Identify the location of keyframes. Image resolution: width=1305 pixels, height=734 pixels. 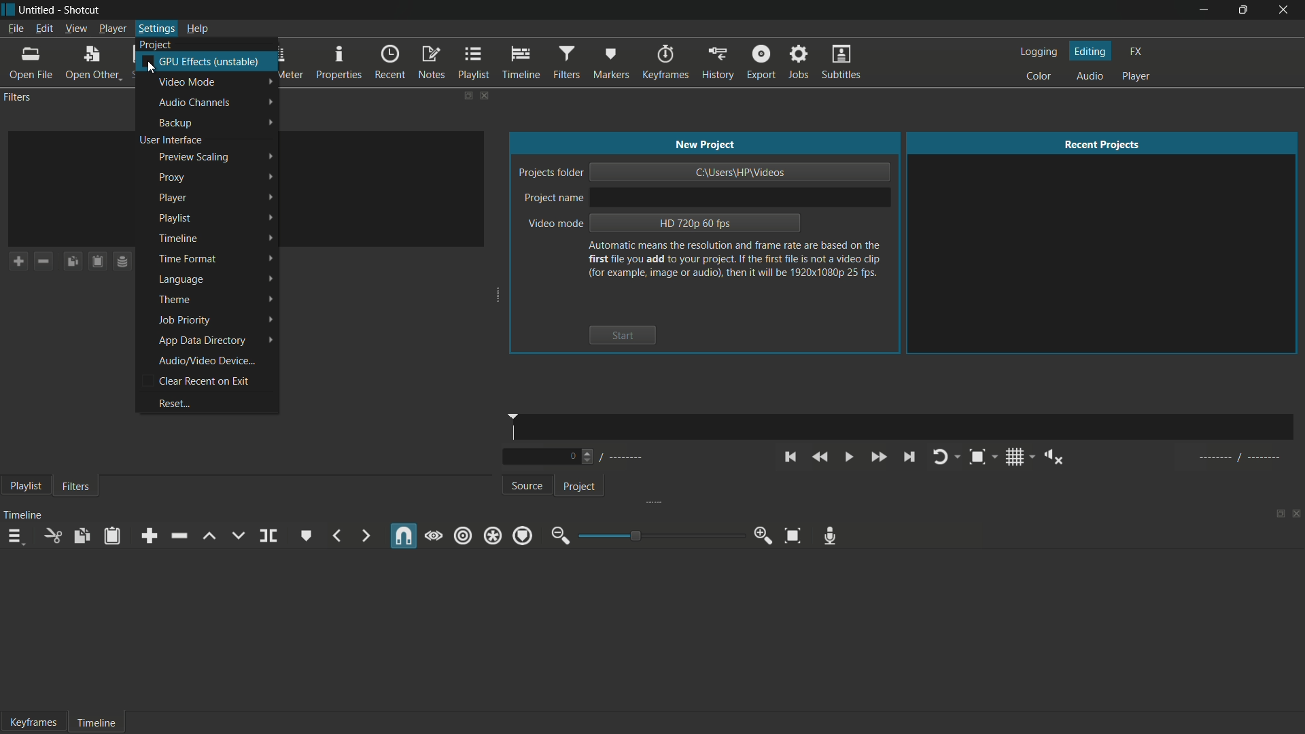
(664, 63).